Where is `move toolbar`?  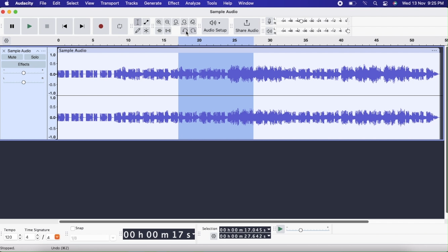 move toolbar is located at coordinates (274, 228).